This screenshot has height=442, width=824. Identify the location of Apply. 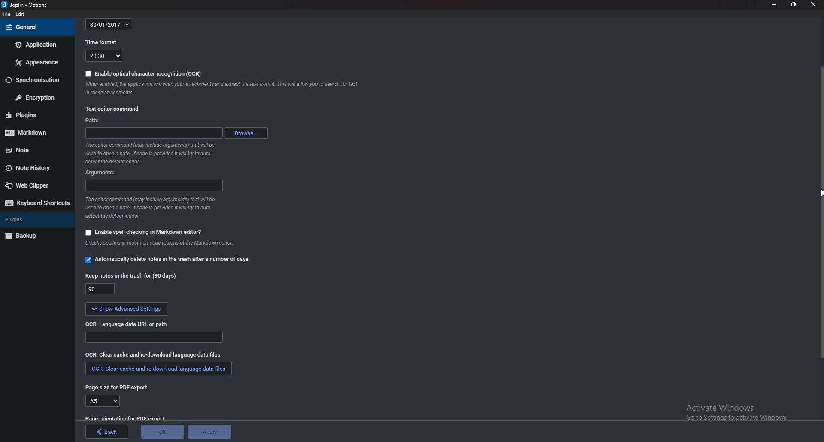
(211, 431).